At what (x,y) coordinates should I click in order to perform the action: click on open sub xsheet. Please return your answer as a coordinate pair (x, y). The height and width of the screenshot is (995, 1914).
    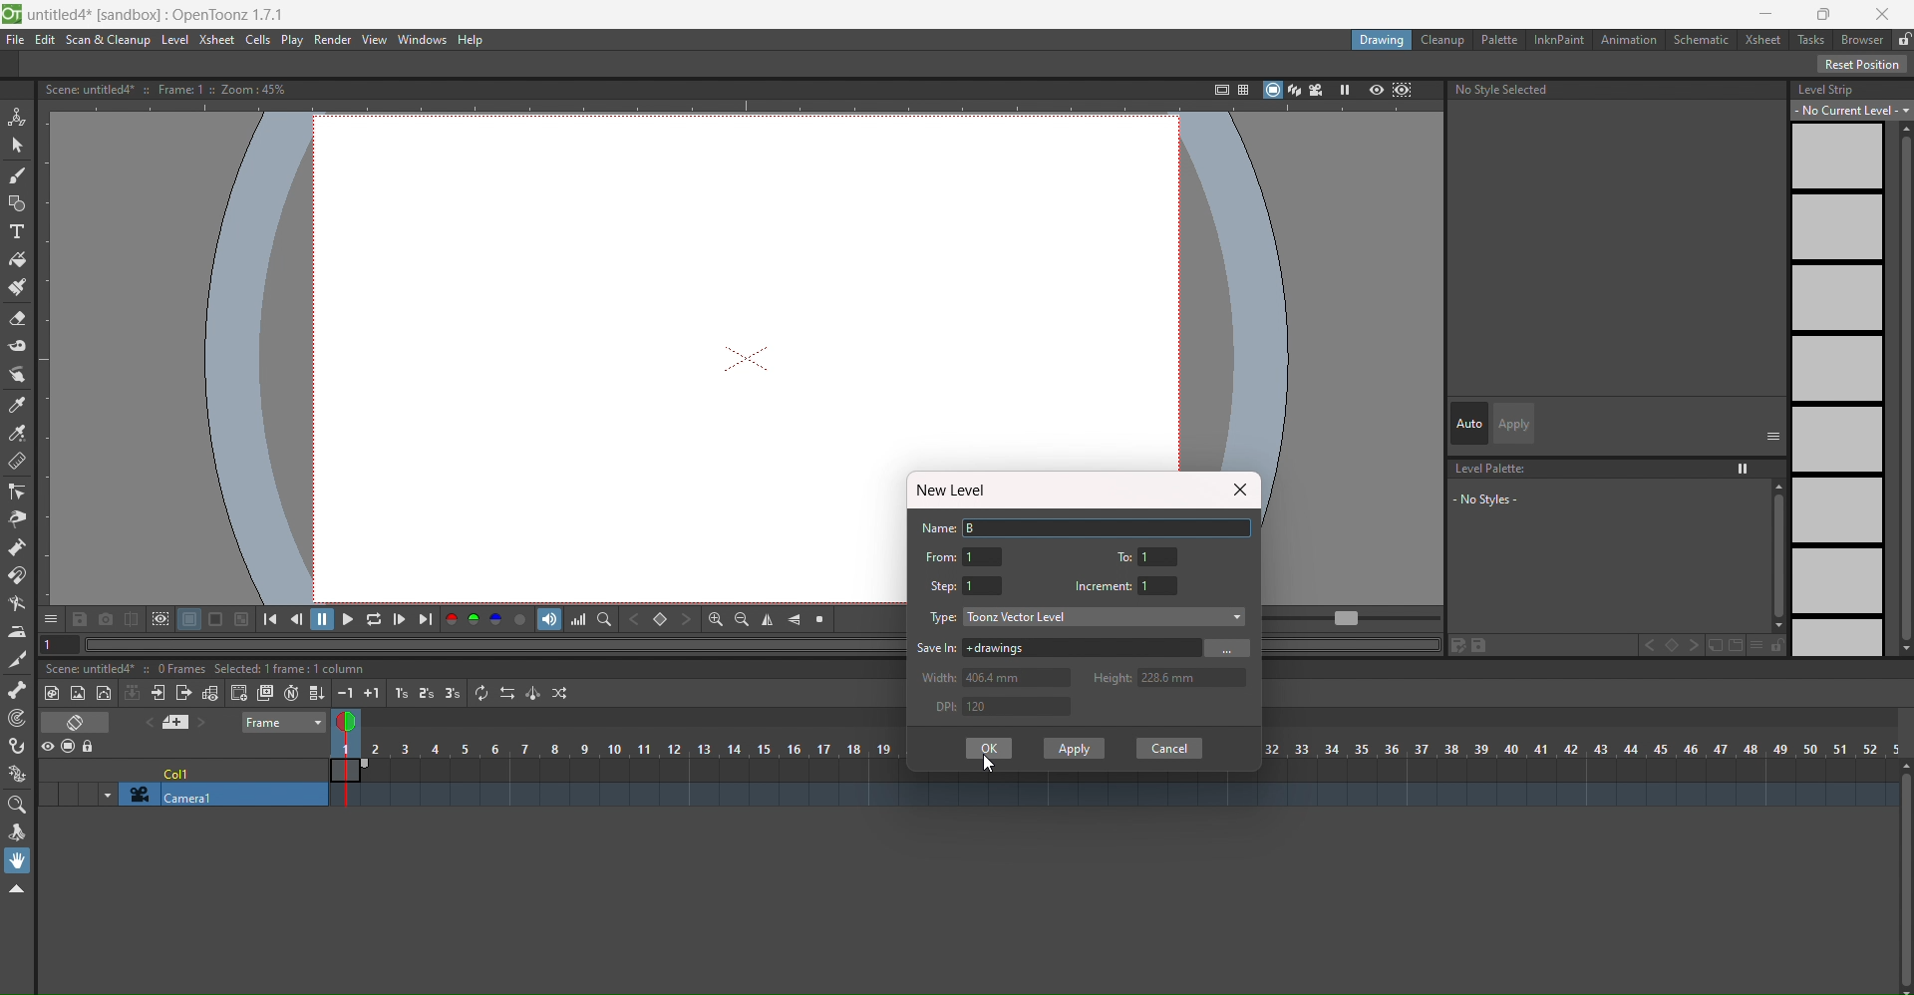
    Looking at the image, I should click on (157, 693).